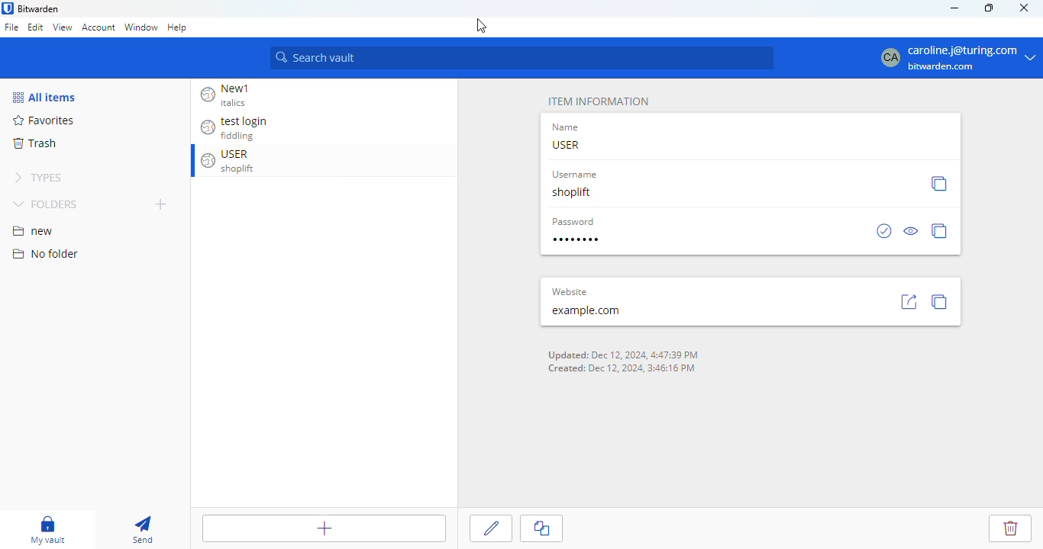 This screenshot has height=549, width=1043. Describe the element at coordinates (40, 8) in the screenshot. I see `bitwarden` at that location.